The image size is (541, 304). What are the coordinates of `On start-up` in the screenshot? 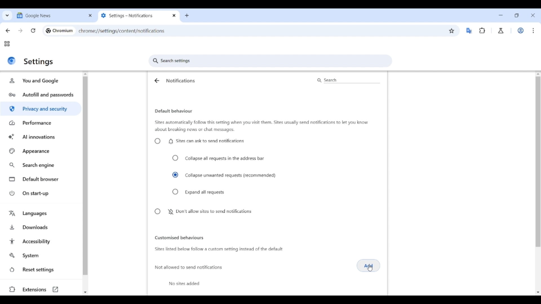 It's located at (42, 193).